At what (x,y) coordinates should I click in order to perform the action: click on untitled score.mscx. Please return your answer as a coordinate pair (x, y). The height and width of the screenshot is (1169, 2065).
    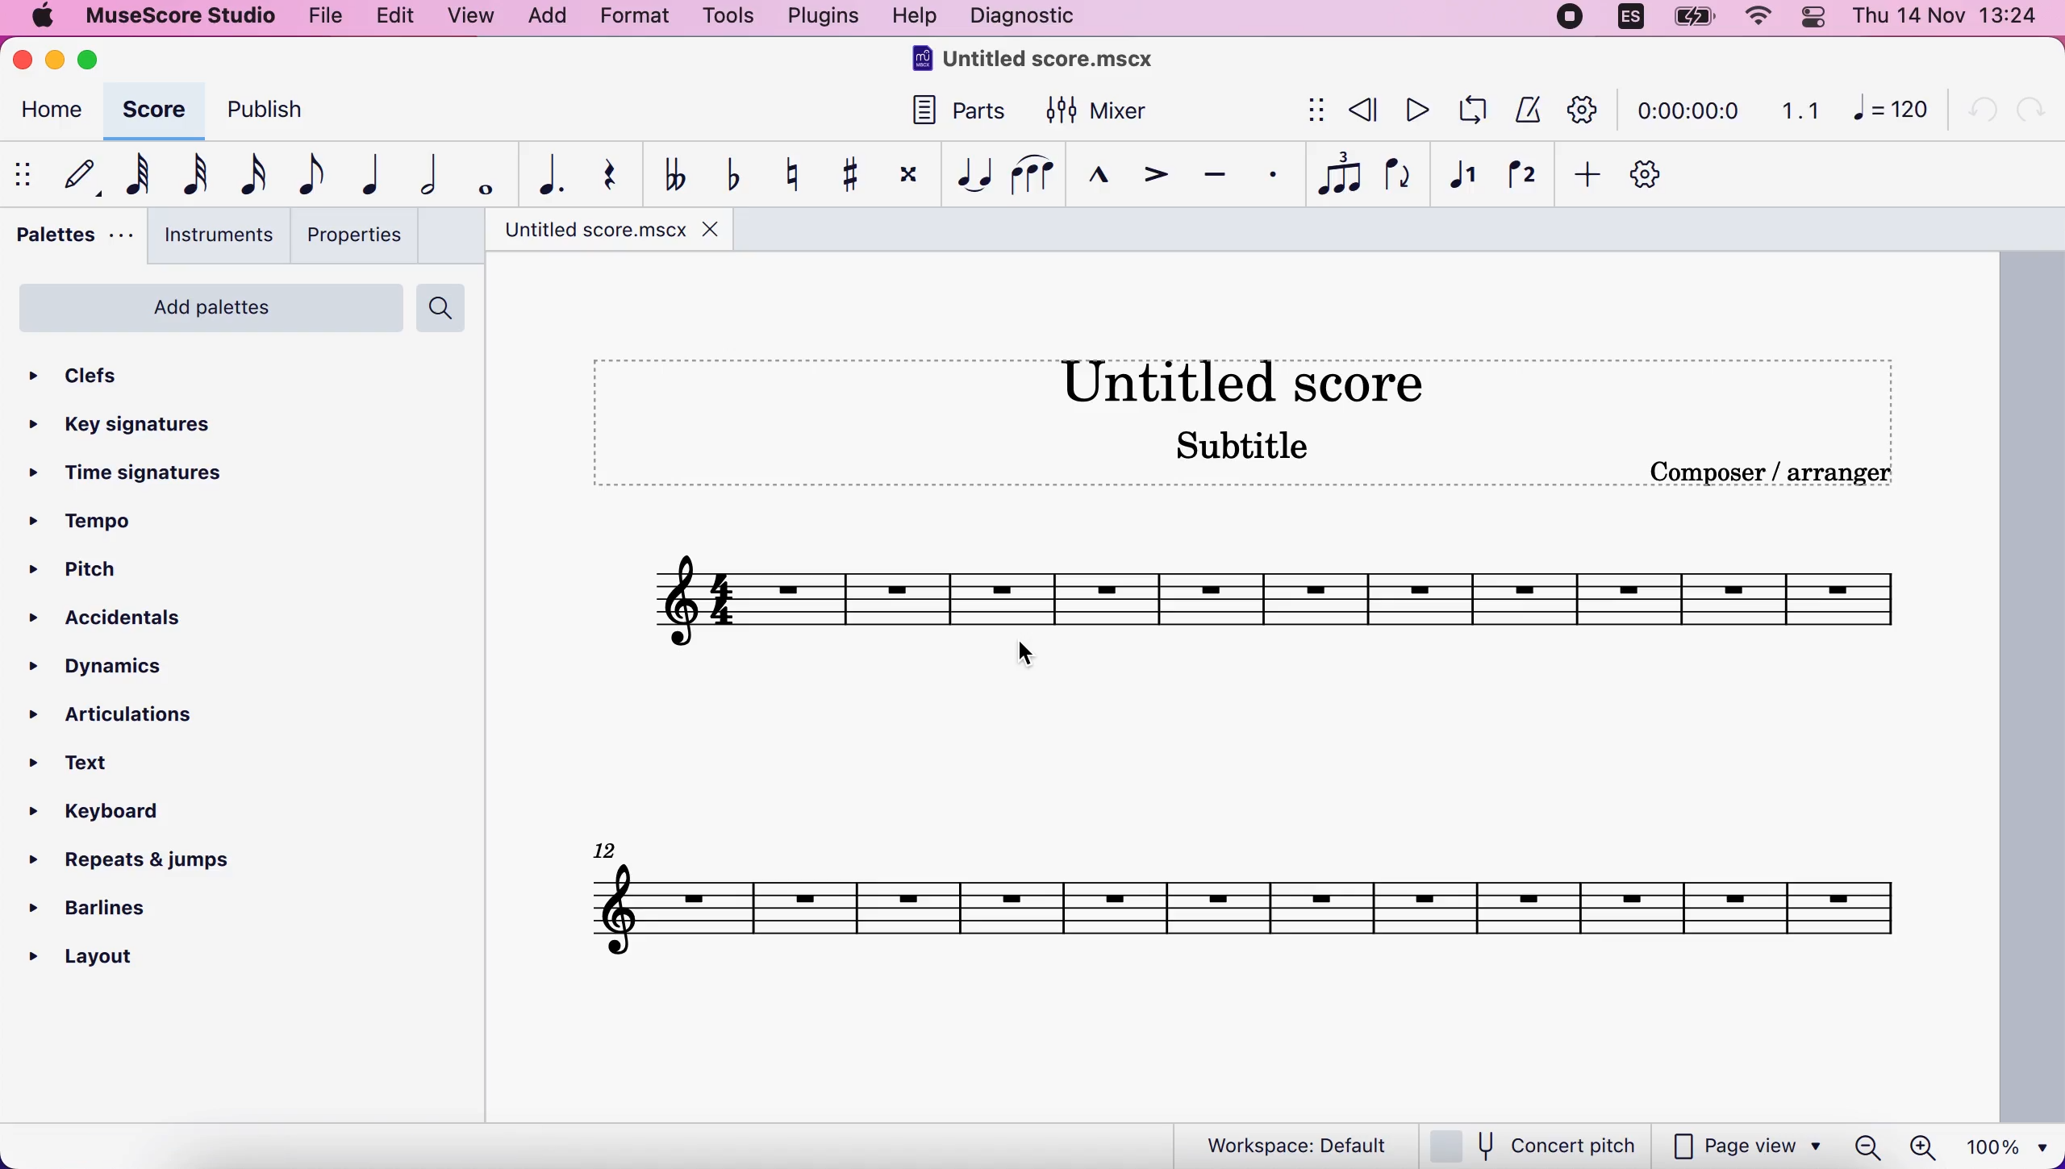
    Looking at the image, I should click on (628, 232).